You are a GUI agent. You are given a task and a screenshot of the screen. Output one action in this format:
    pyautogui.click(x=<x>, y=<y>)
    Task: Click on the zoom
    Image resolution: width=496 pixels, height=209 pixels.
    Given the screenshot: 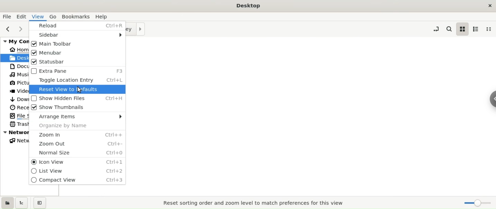 What is the action you would take?
    pyautogui.click(x=478, y=204)
    